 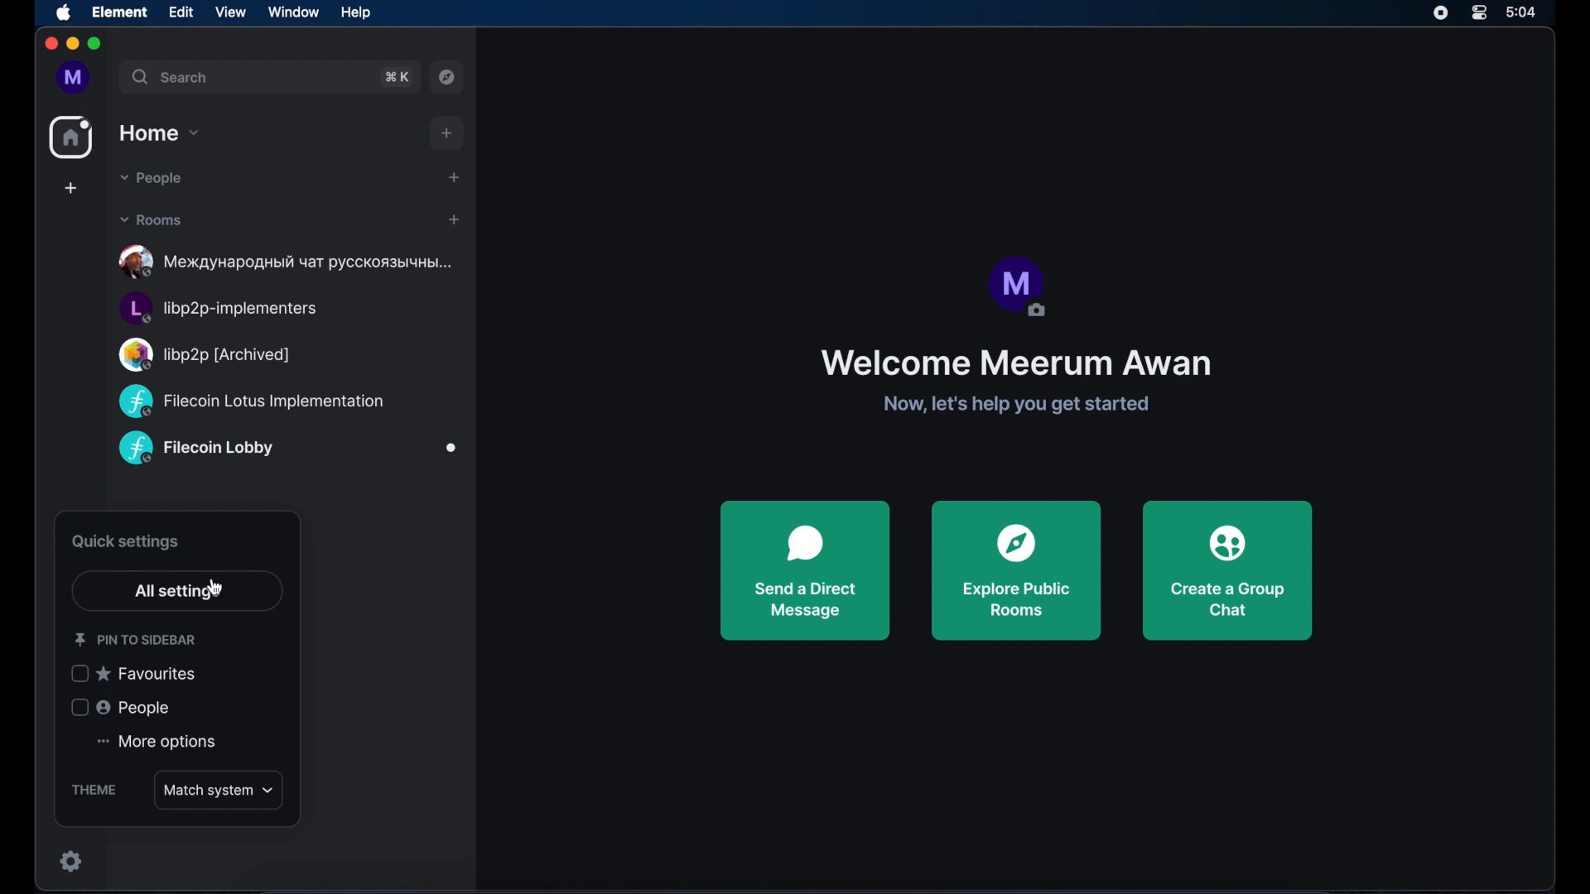 I want to click on home, so click(x=71, y=137).